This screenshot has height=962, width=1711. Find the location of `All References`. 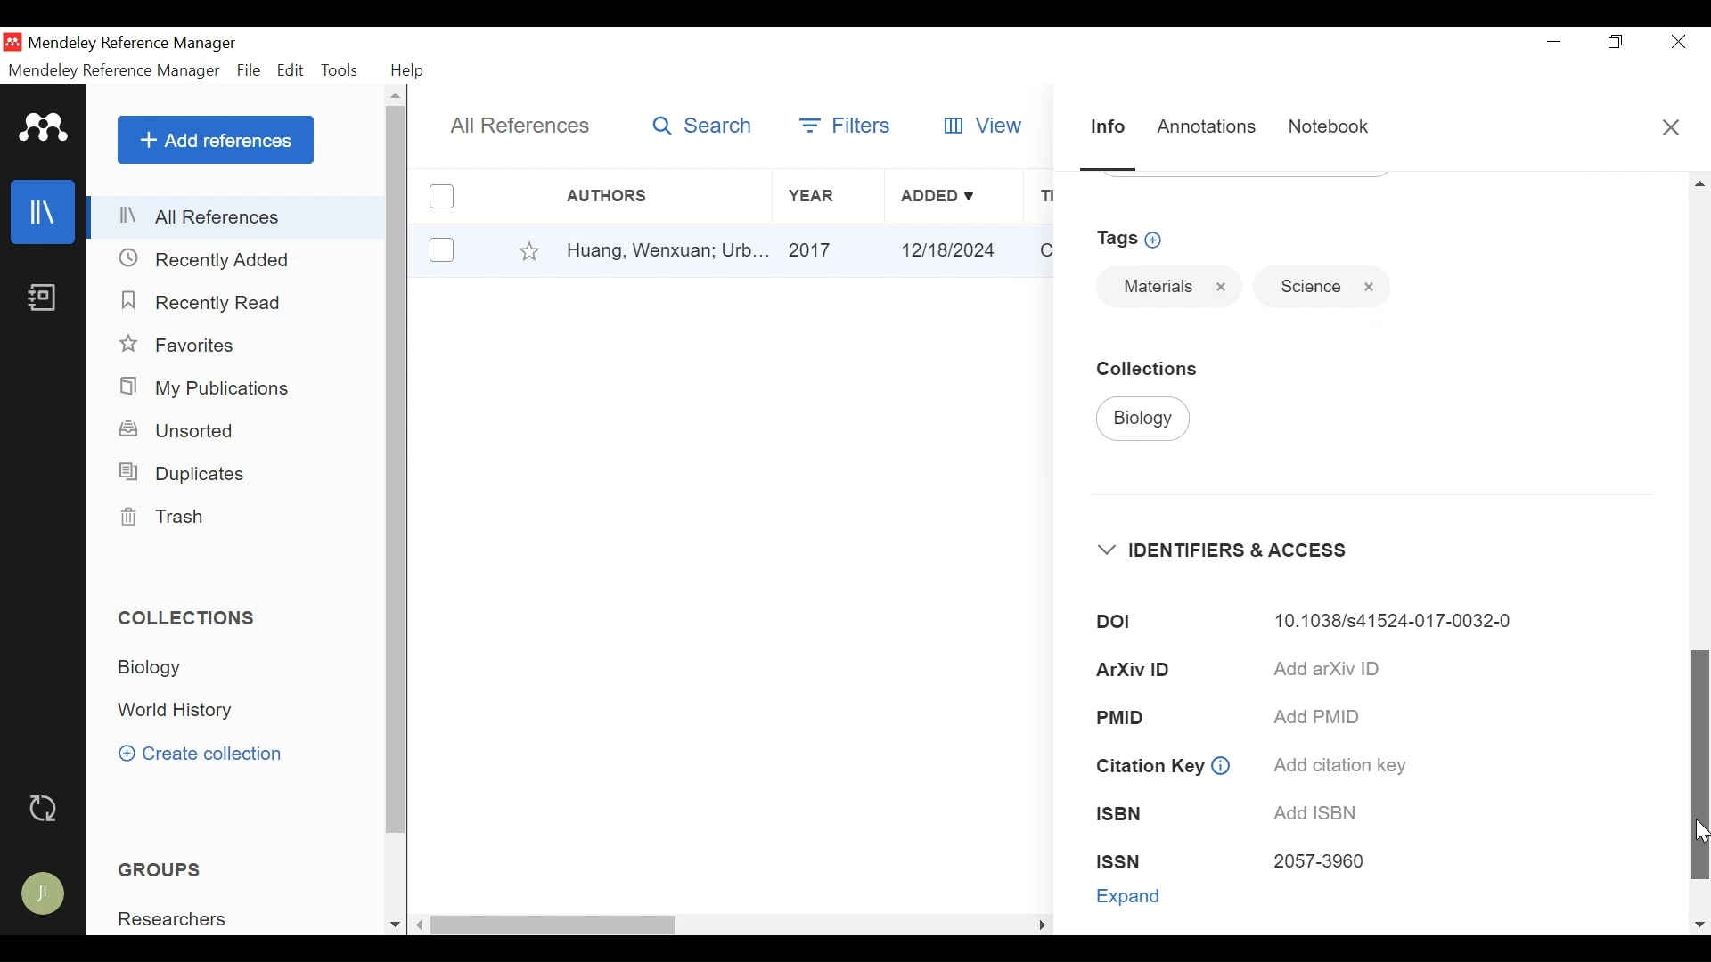

All References is located at coordinates (522, 127).